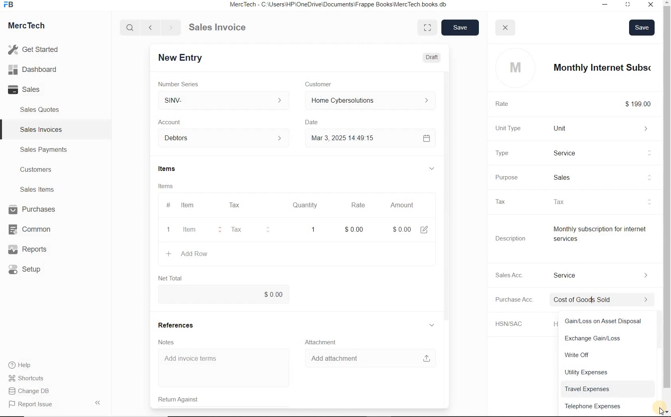  What do you see at coordinates (188, 399) in the screenshot?
I see `Return Against` at bounding box center [188, 399].